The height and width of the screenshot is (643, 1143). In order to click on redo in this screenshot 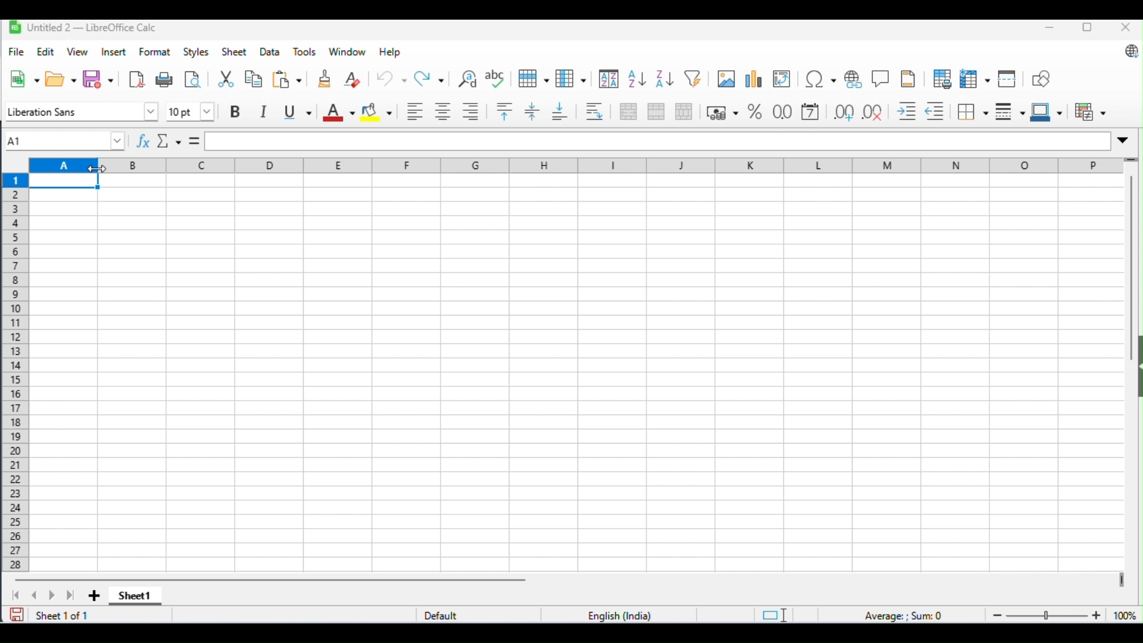, I will do `click(431, 78)`.